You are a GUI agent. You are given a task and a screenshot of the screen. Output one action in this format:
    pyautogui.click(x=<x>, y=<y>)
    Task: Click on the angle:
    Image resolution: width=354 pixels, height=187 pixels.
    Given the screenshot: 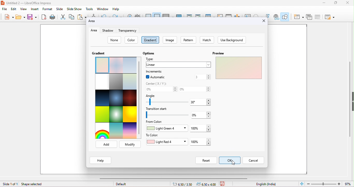 What is the action you would take?
    pyautogui.click(x=152, y=96)
    